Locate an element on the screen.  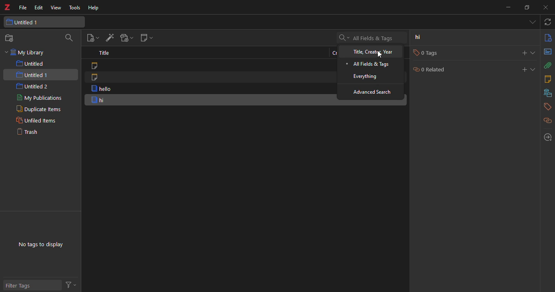
0 related is located at coordinates (431, 69).